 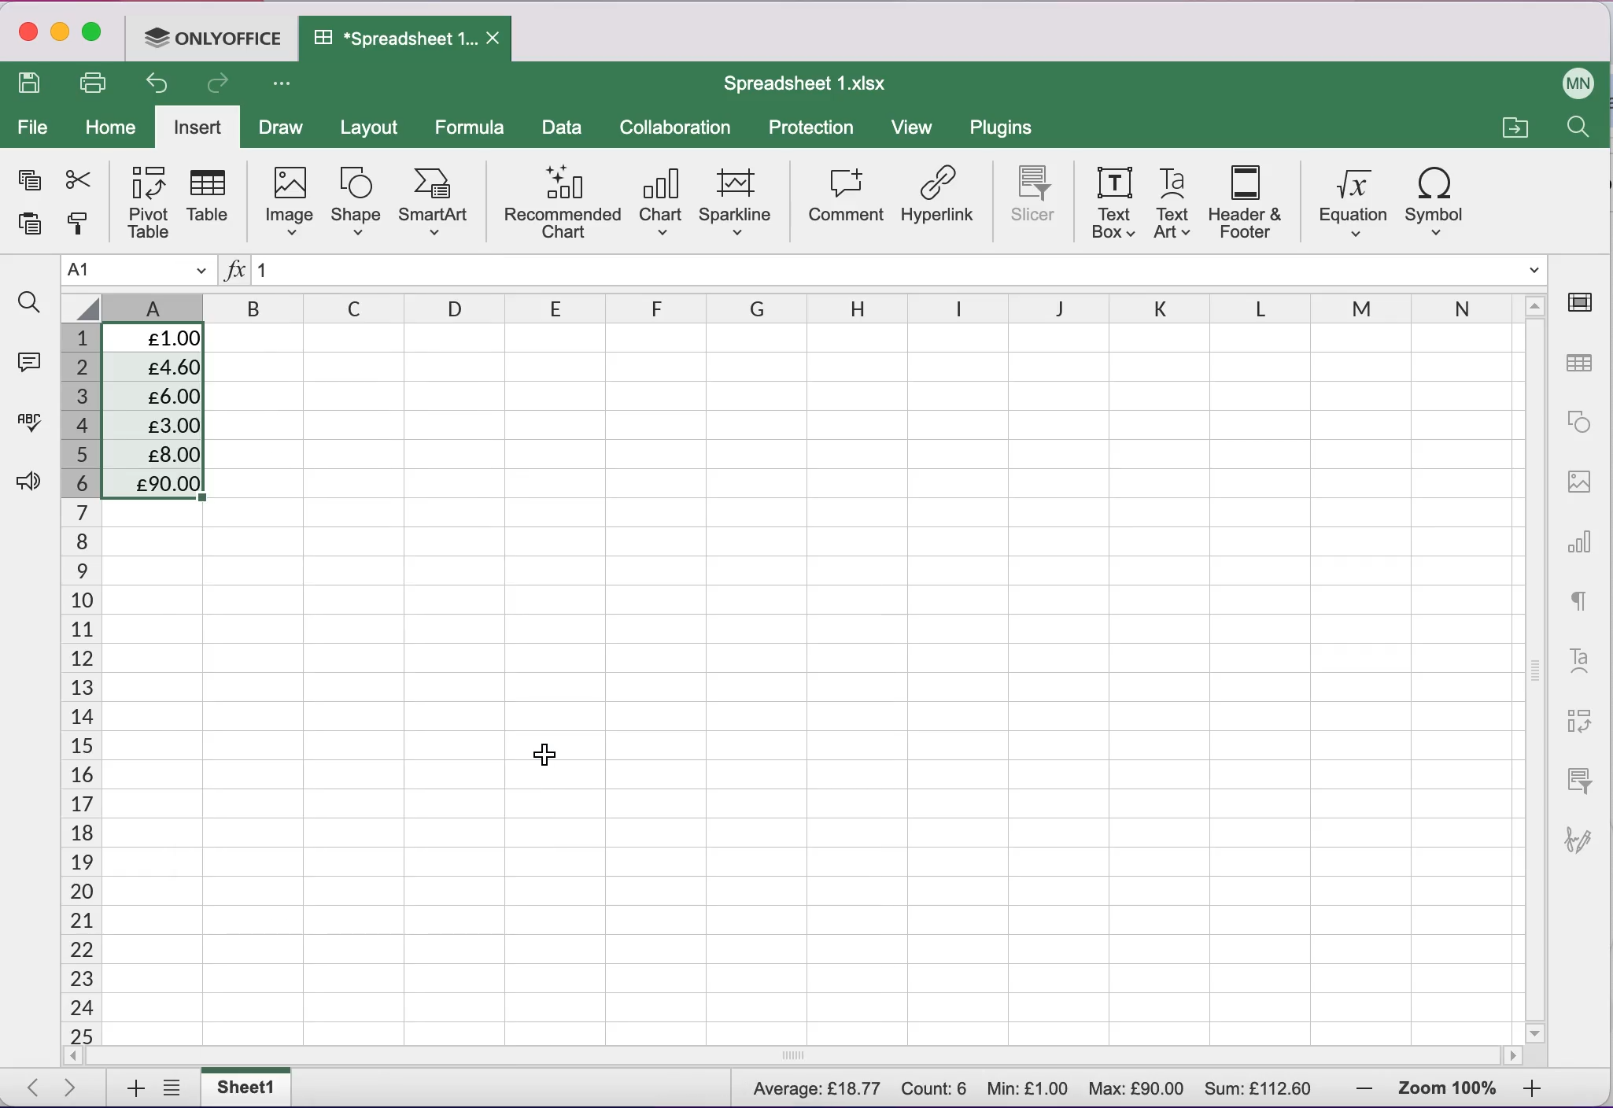 What do you see at coordinates (28, 423) in the screenshot?
I see `spell checking` at bounding box center [28, 423].